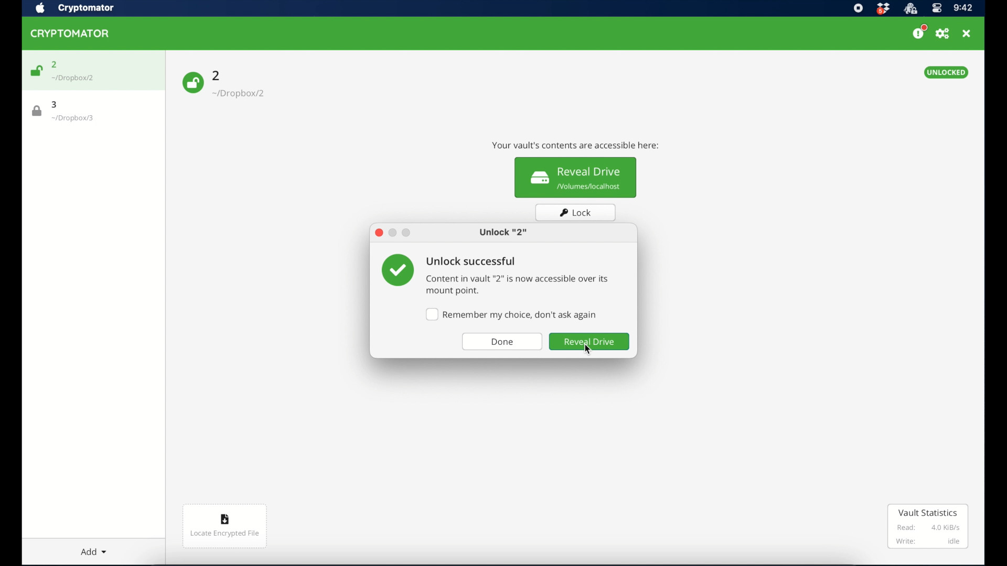 This screenshot has height=566, width=1007. I want to click on lock, so click(576, 212).